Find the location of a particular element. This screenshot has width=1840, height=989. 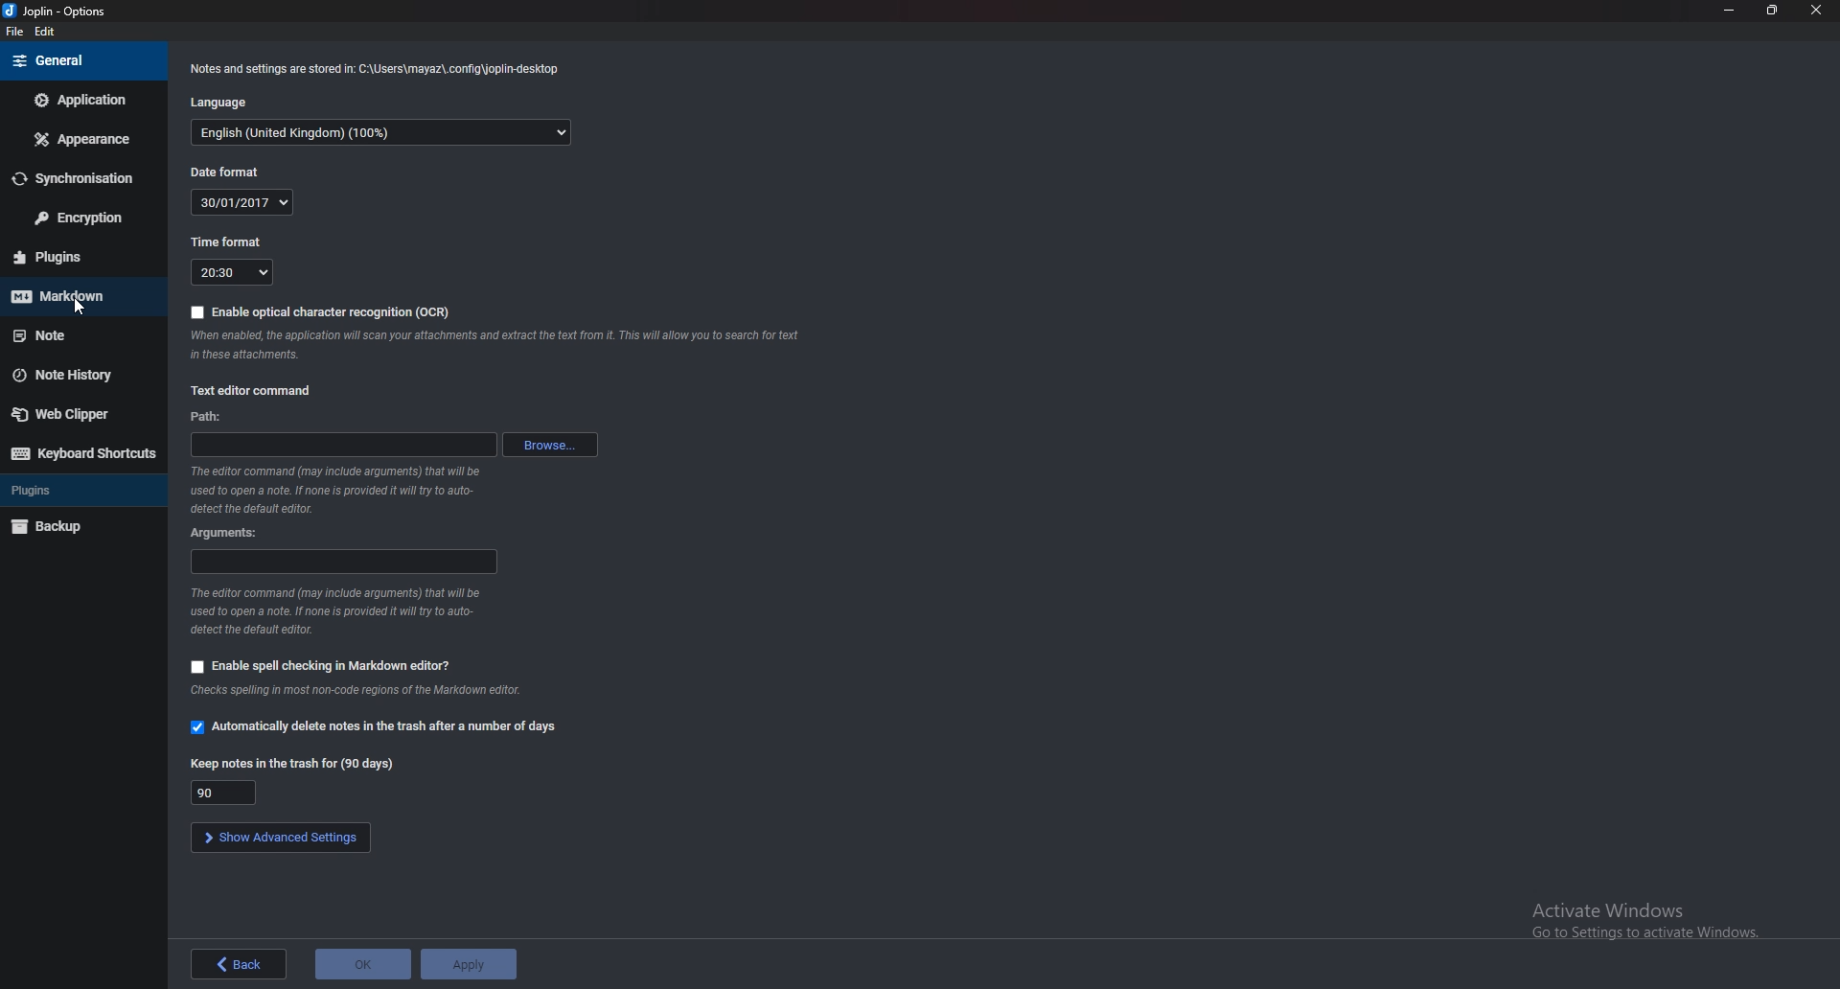

English(Language) is located at coordinates (385, 133).